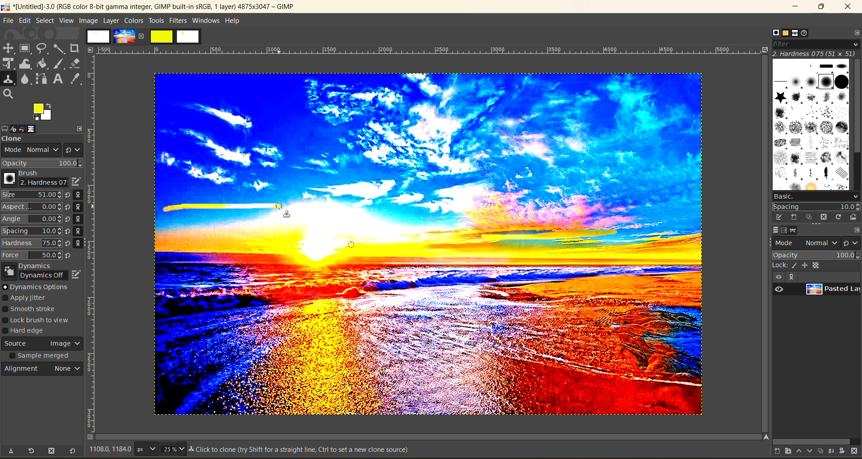 The height and width of the screenshot is (459, 862). What do you see at coordinates (857, 107) in the screenshot?
I see `vertical scroll bar` at bounding box center [857, 107].